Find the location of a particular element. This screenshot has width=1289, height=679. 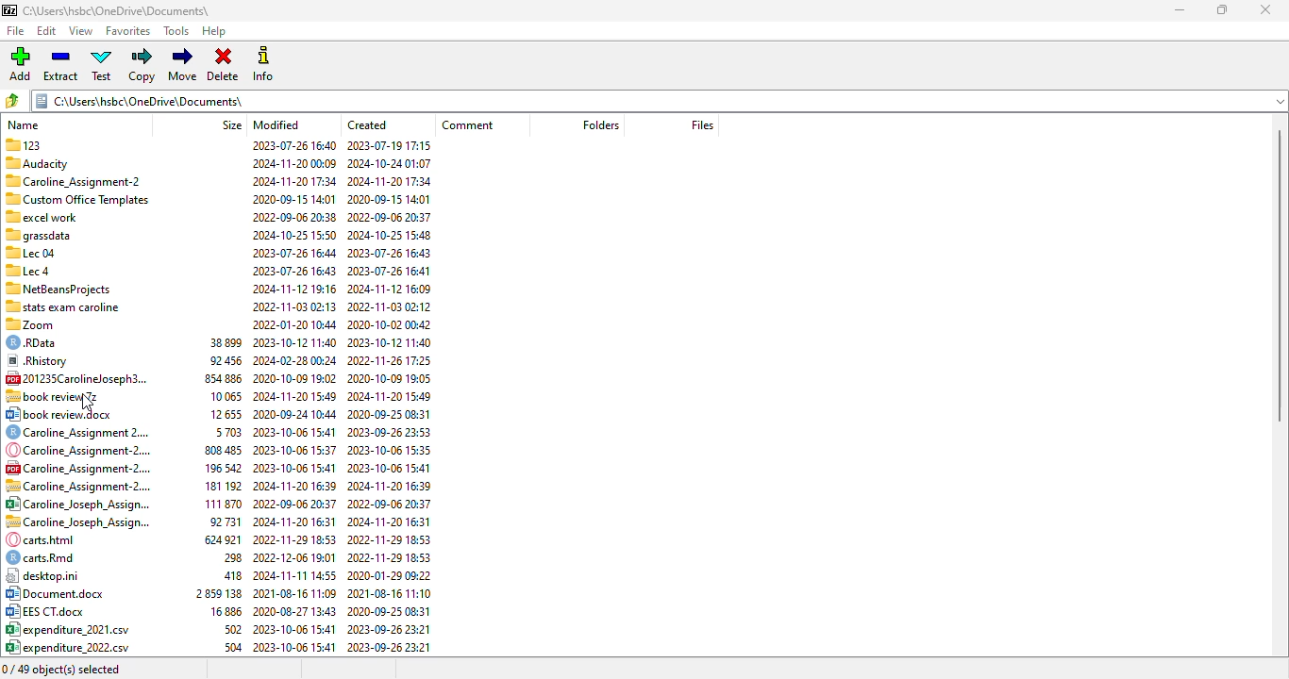

folder is located at coordinates (599, 124).